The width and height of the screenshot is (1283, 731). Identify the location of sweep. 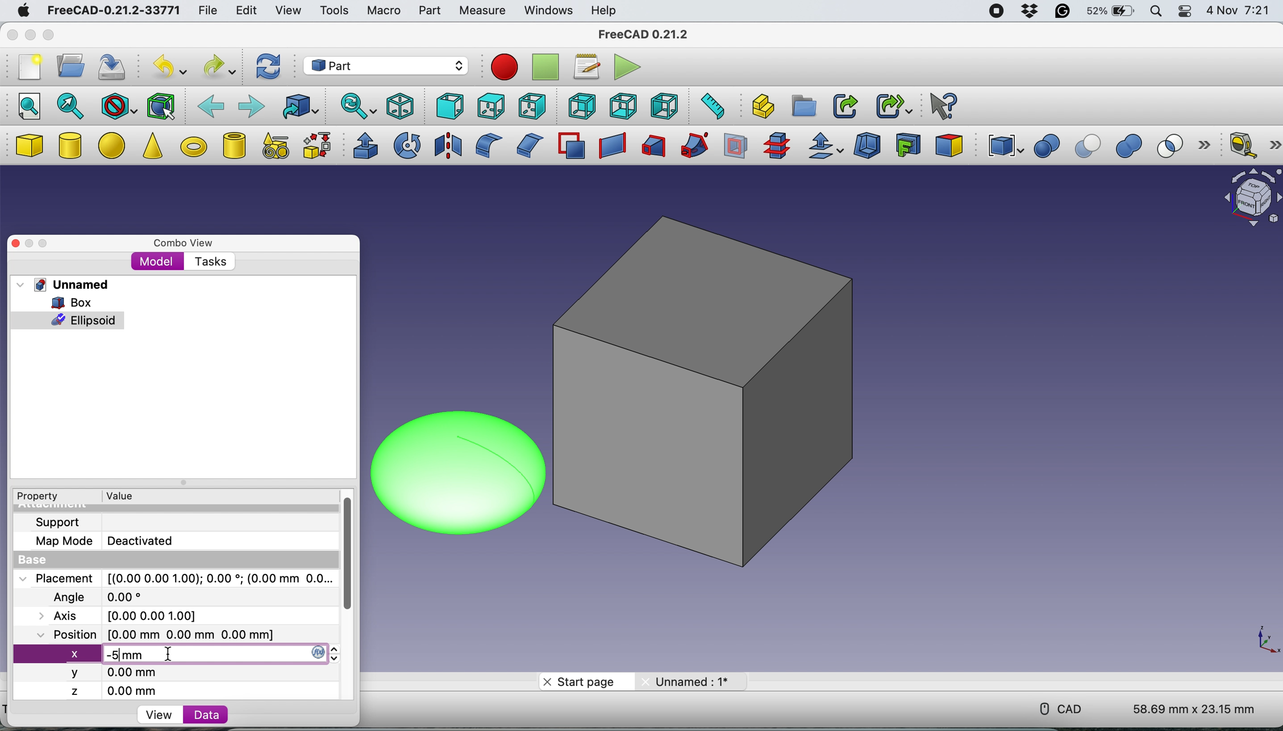
(690, 146).